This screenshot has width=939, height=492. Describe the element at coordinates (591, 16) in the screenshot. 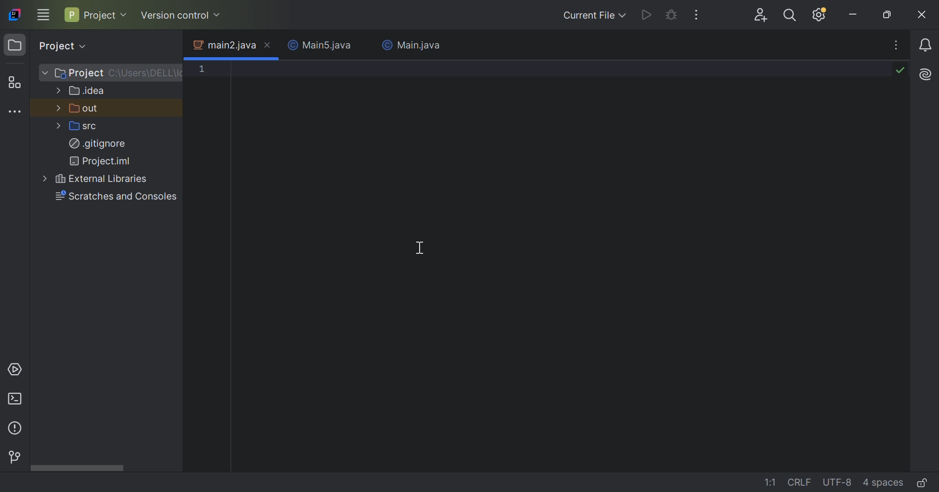

I see `Current file` at that location.